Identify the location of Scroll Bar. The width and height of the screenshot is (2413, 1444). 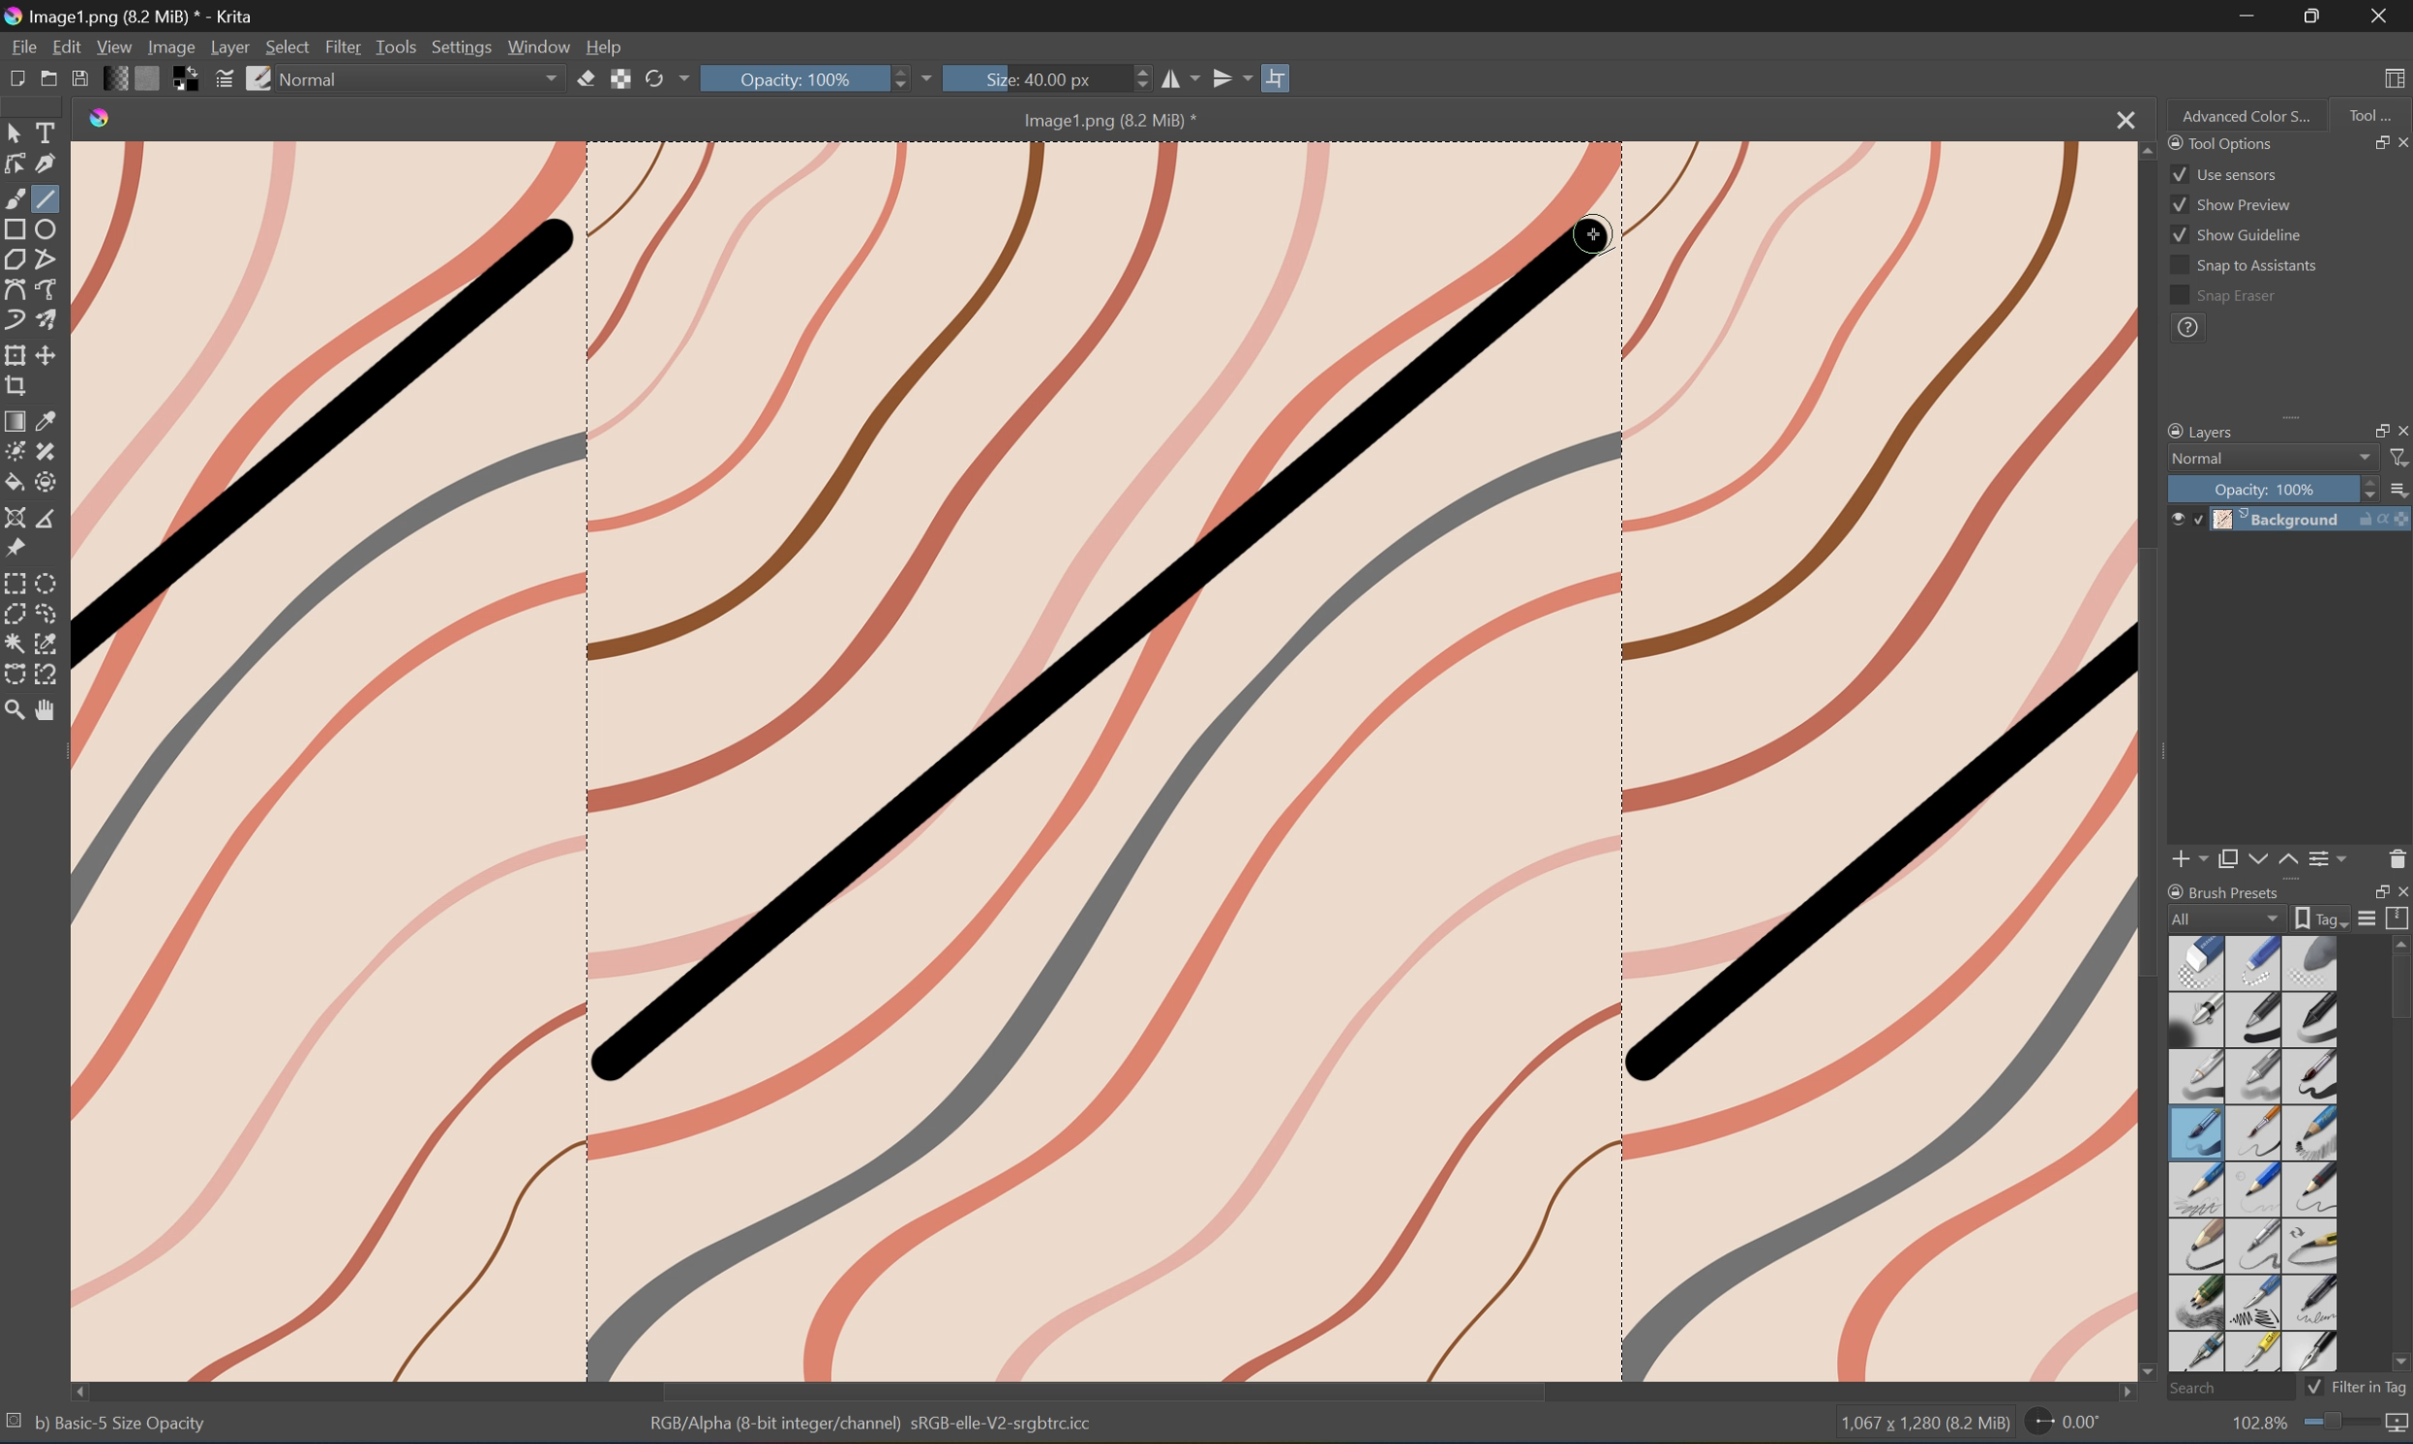
(2279, 400).